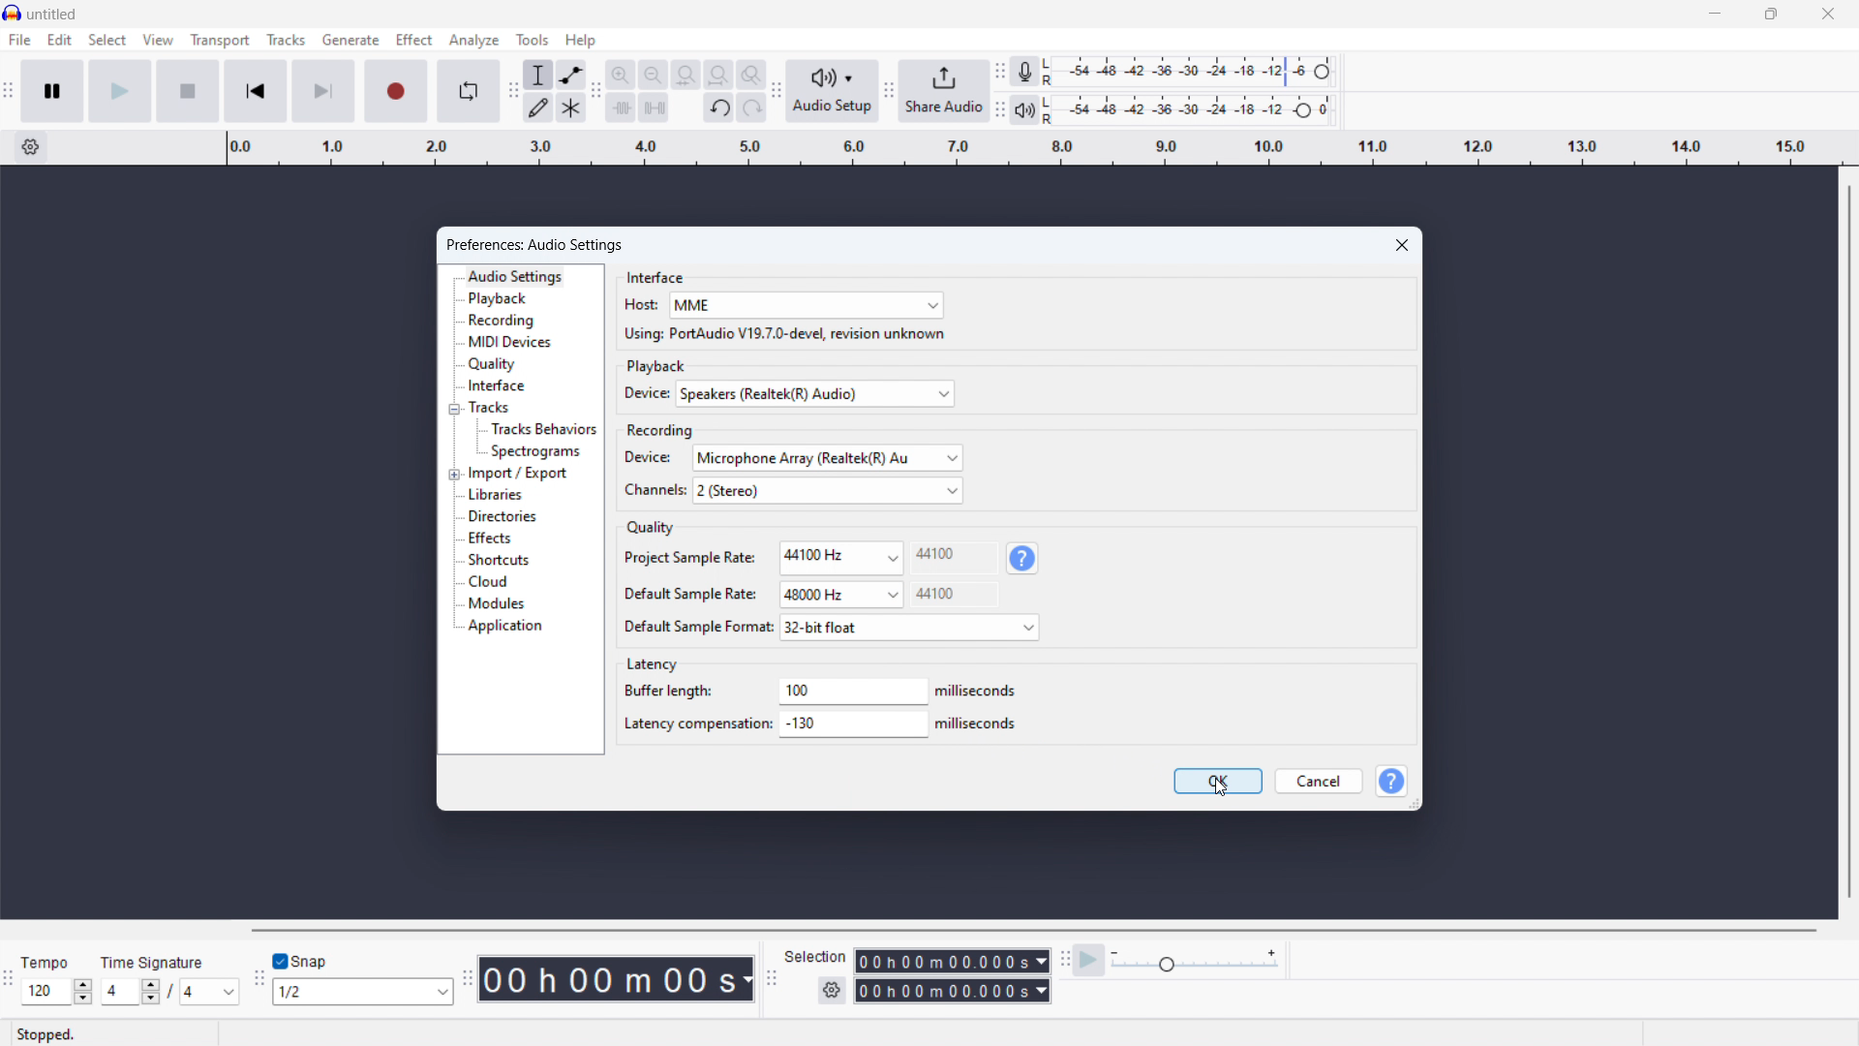 This screenshot has height=1046, width=1859. Describe the element at coordinates (189, 91) in the screenshot. I see `stop` at that location.